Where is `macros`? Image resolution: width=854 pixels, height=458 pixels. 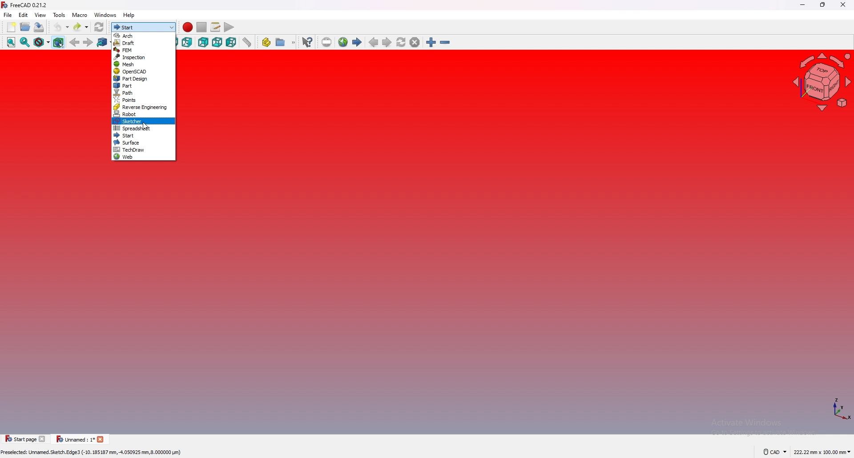 macros is located at coordinates (216, 27).